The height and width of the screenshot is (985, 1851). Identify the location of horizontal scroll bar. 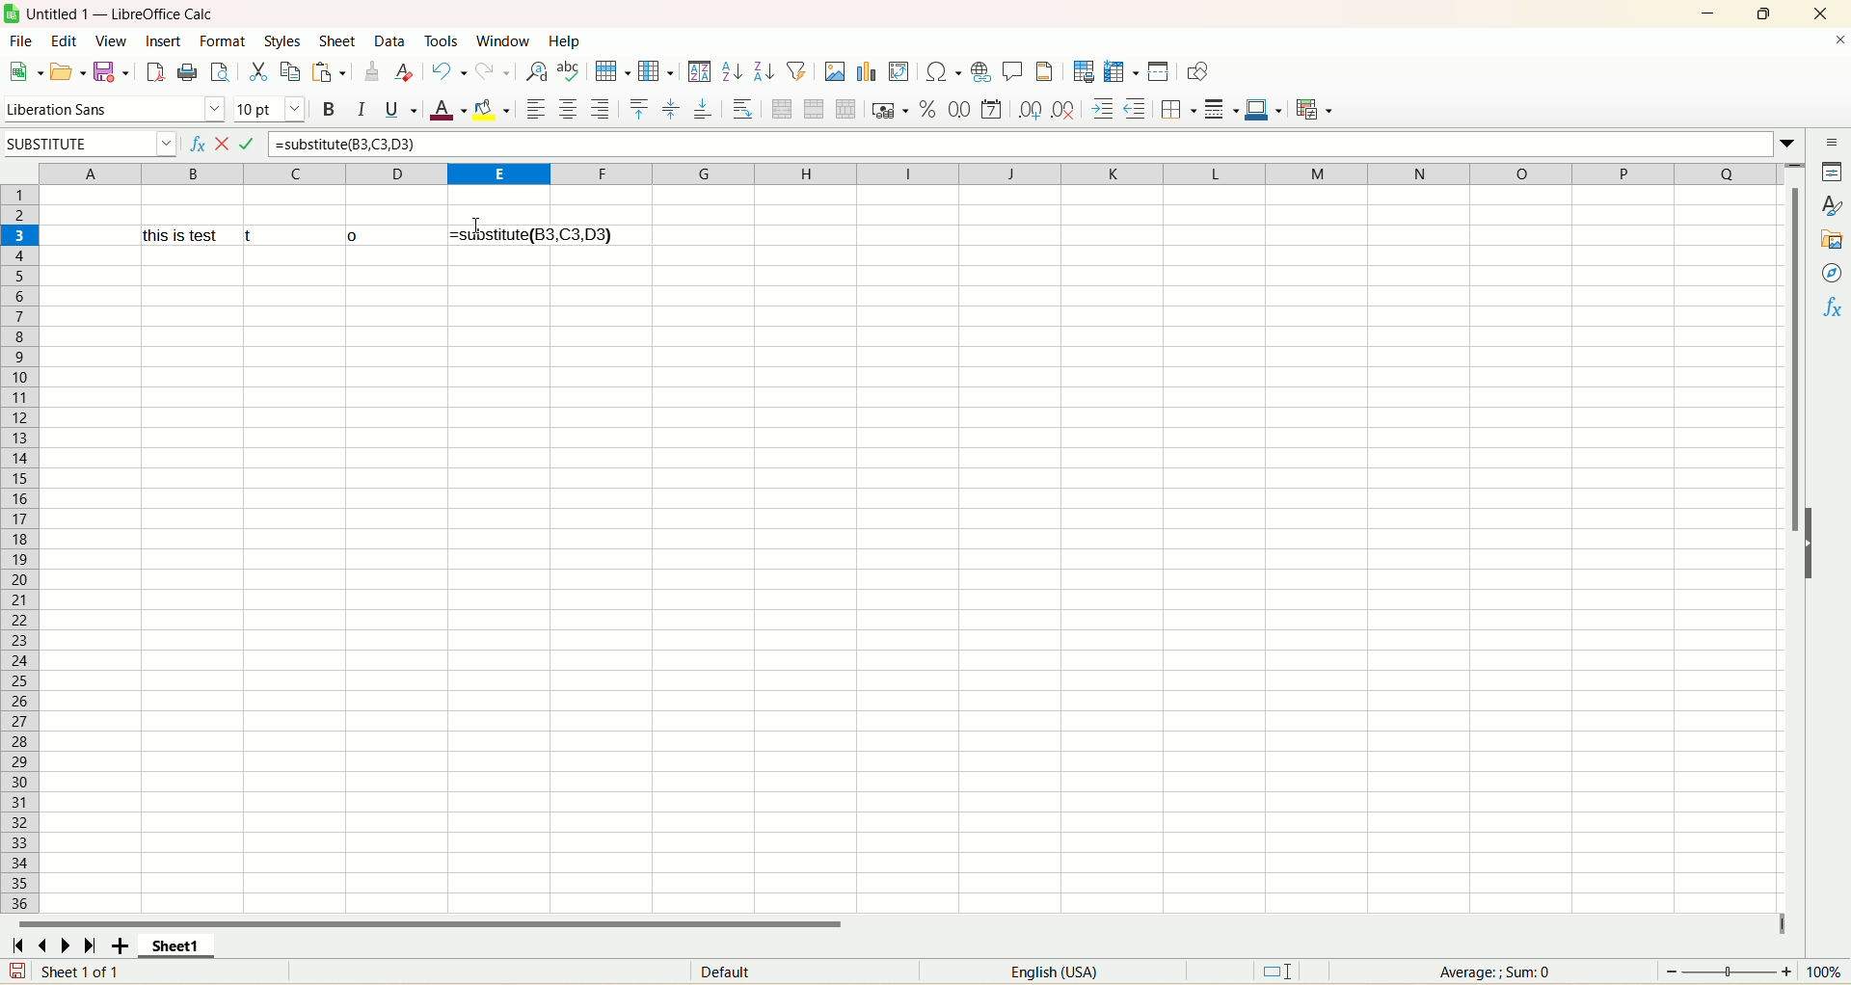
(899, 919).